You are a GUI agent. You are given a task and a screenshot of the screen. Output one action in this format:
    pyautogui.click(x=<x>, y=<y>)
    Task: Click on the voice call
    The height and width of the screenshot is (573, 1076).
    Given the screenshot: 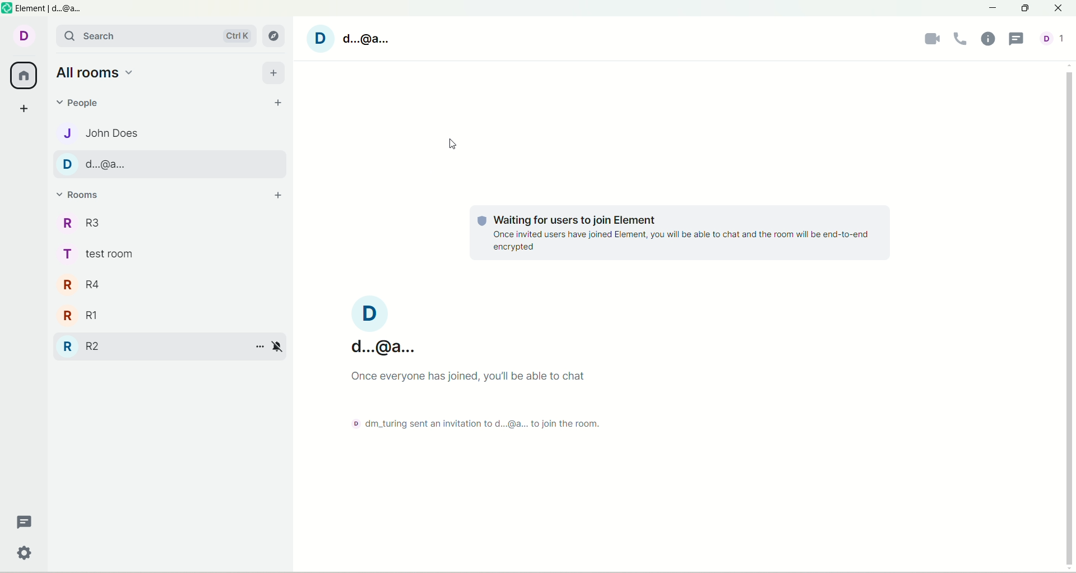 What is the action you would take?
    pyautogui.click(x=962, y=39)
    